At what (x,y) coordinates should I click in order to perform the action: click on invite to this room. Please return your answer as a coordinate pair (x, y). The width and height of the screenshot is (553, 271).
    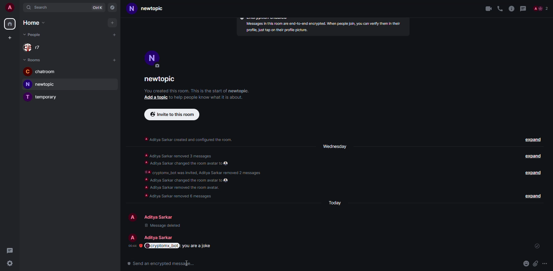
    Looking at the image, I should click on (171, 114).